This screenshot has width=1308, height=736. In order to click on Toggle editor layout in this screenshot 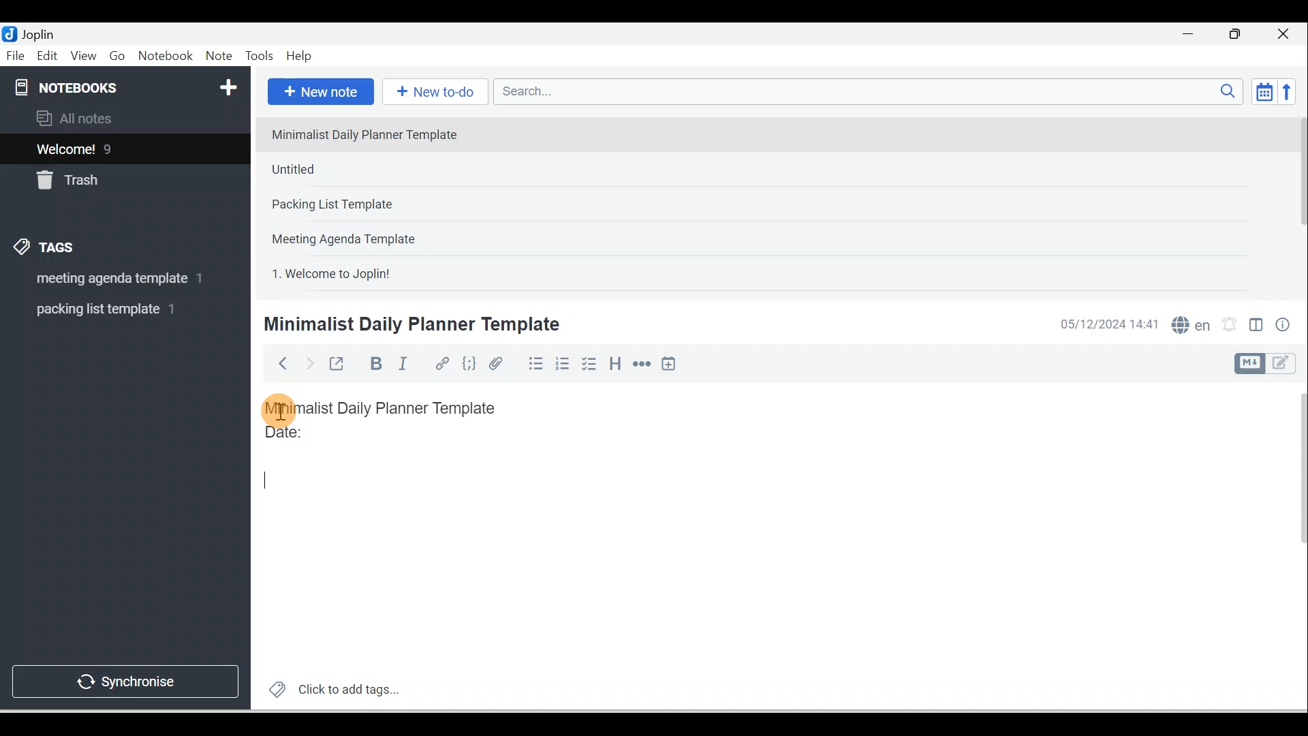, I will do `click(1270, 364)`.